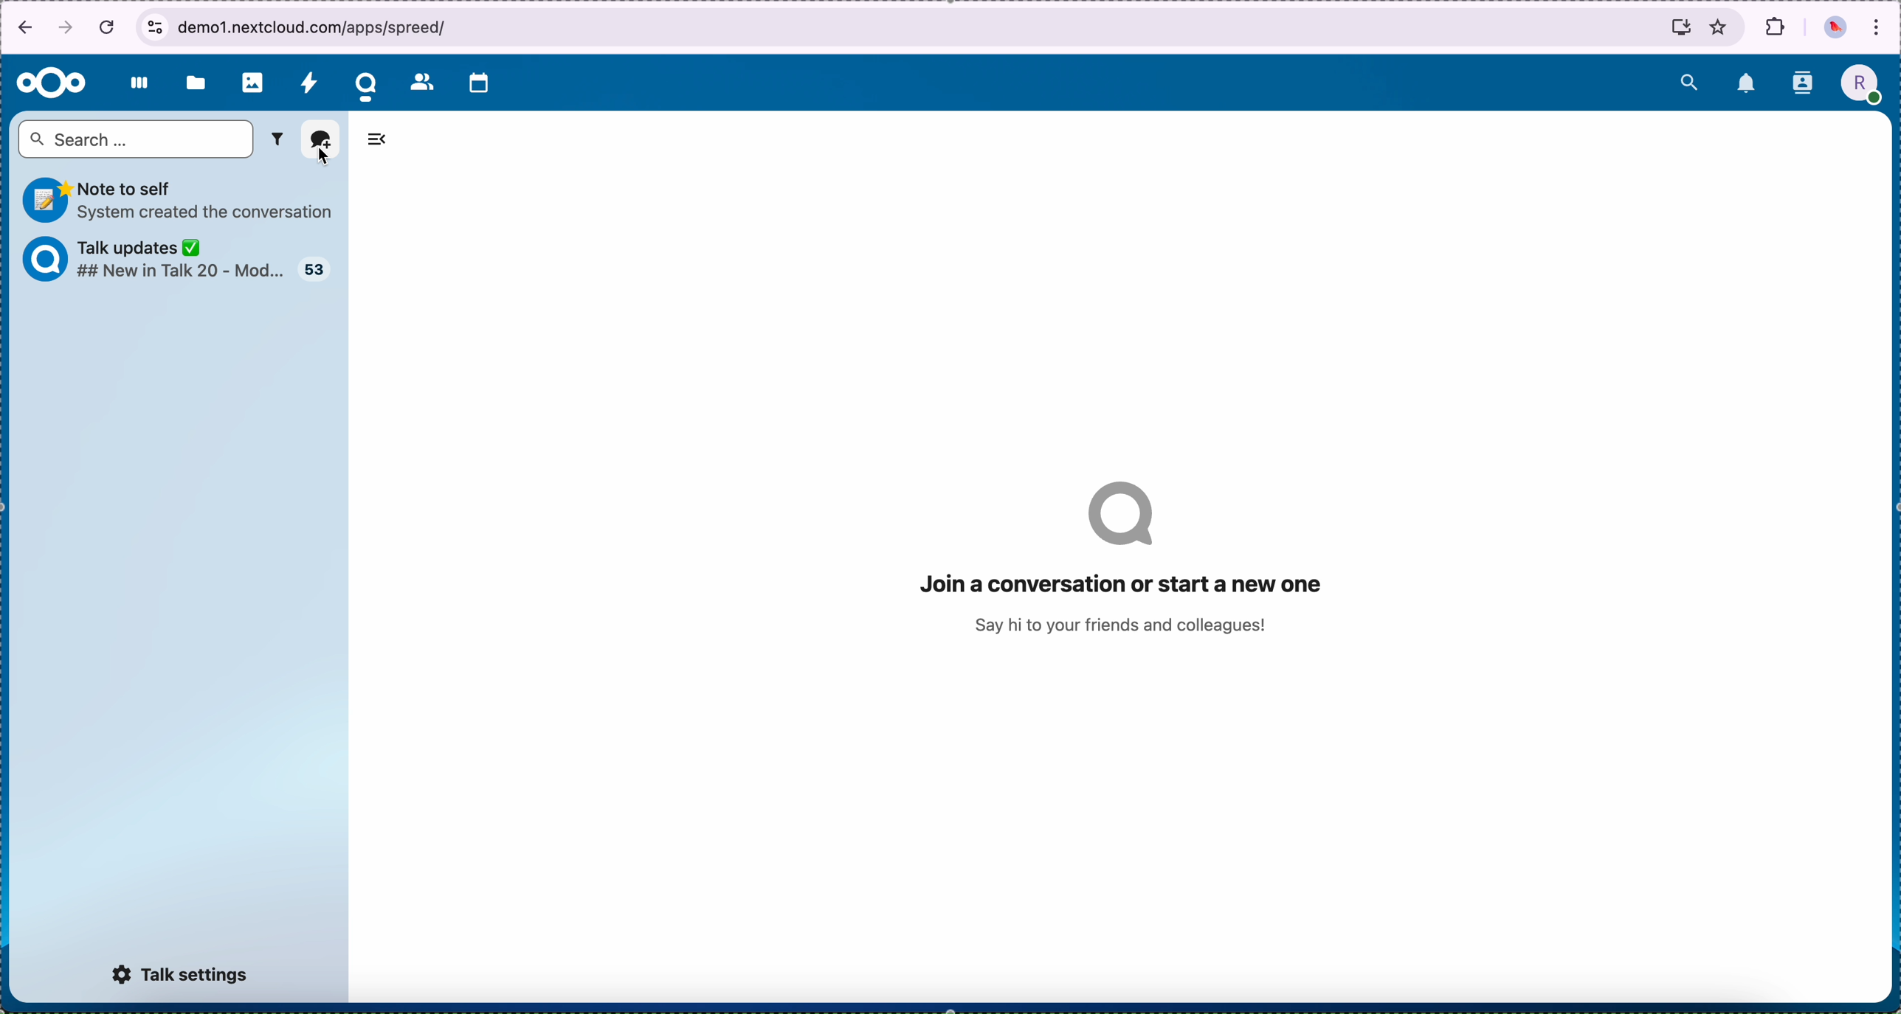  Describe the element at coordinates (138, 84) in the screenshot. I see `dashboard` at that location.